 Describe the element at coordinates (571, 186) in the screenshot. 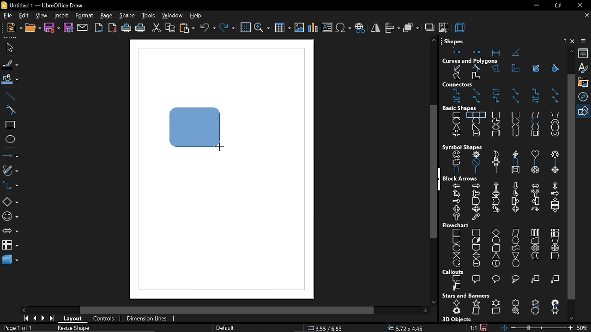

I see `vertical scrollbar` at that location.